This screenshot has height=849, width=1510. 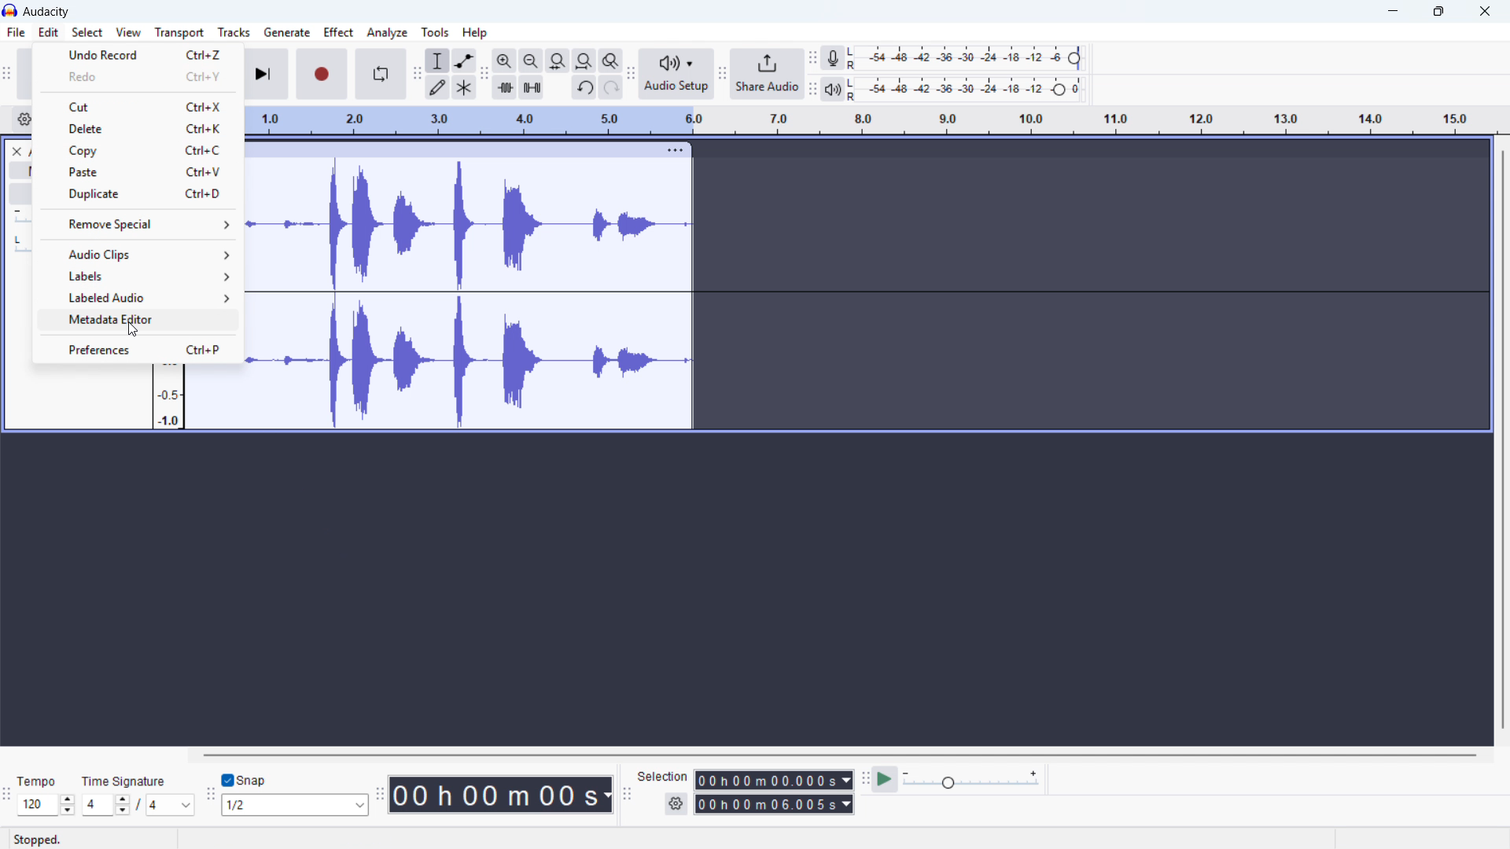 What do you see at coordinates (871, 120) in the screenshot?
I see `timeline` at bounding box center [871, 120].